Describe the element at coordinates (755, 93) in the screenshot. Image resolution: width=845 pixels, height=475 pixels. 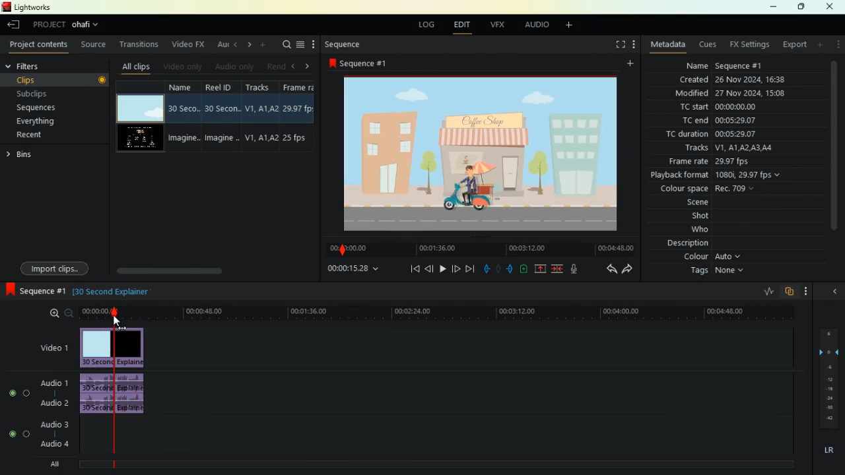
I see `27 Nov 2024, 15:07` at that location.